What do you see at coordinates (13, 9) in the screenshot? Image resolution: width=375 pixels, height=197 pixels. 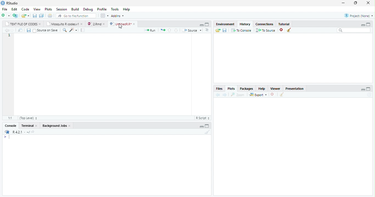 I see `edit` at bounding box center [13, 9].